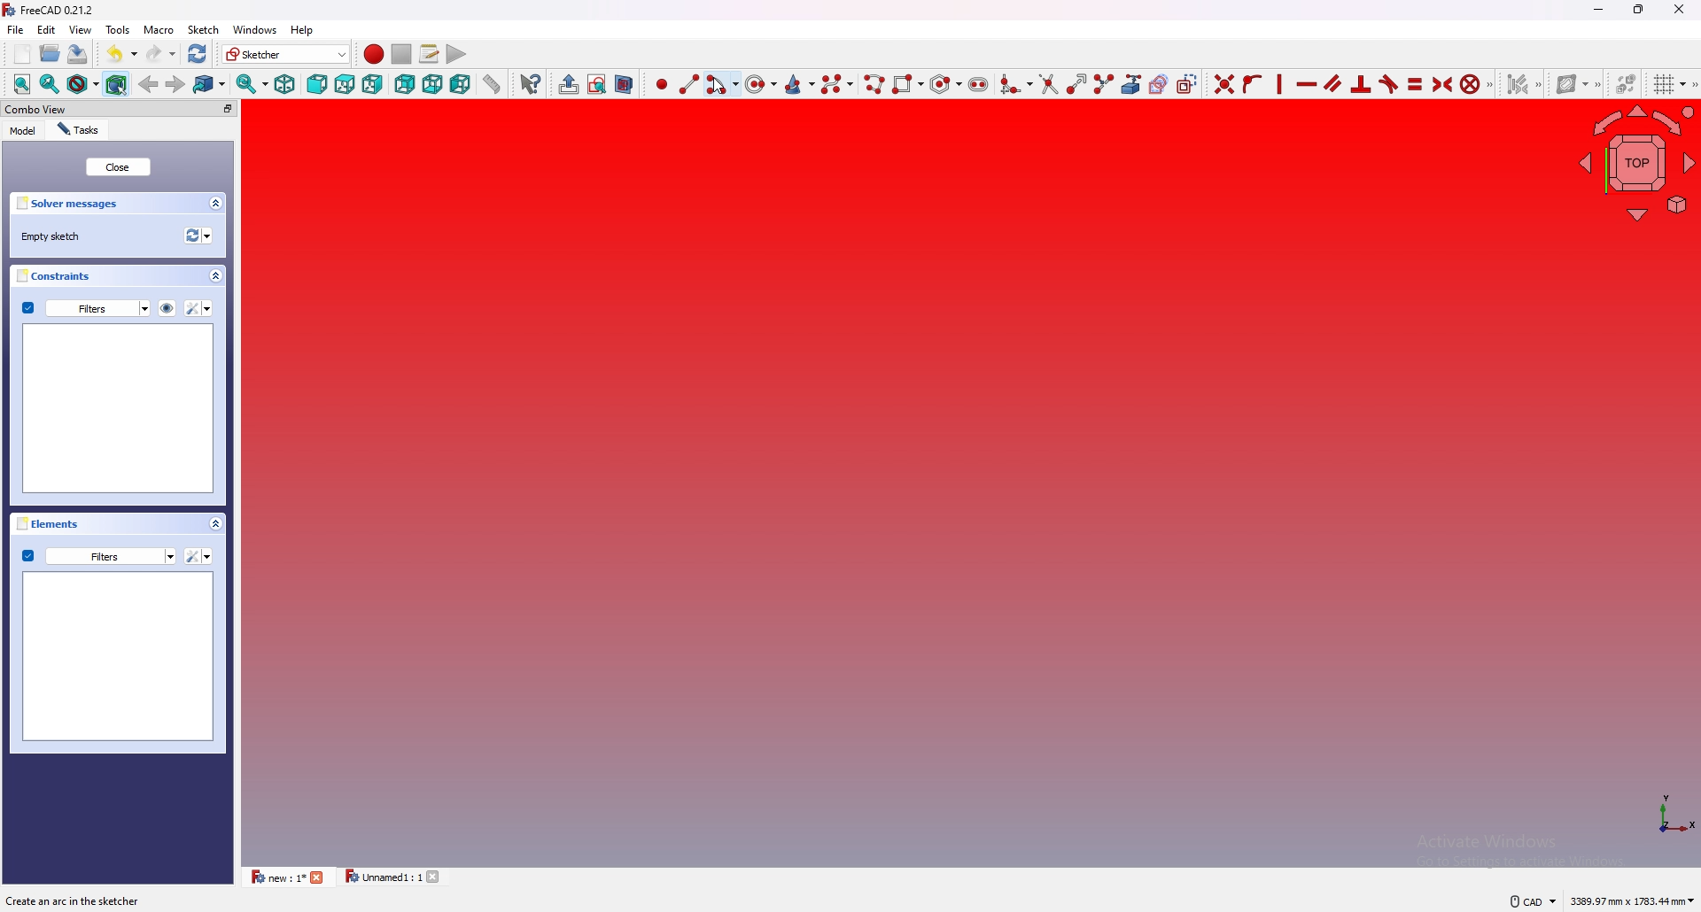 The width and height of the screenshot is (1701, 912). I want to click on constrain perpendicular, so click(1362, 85).